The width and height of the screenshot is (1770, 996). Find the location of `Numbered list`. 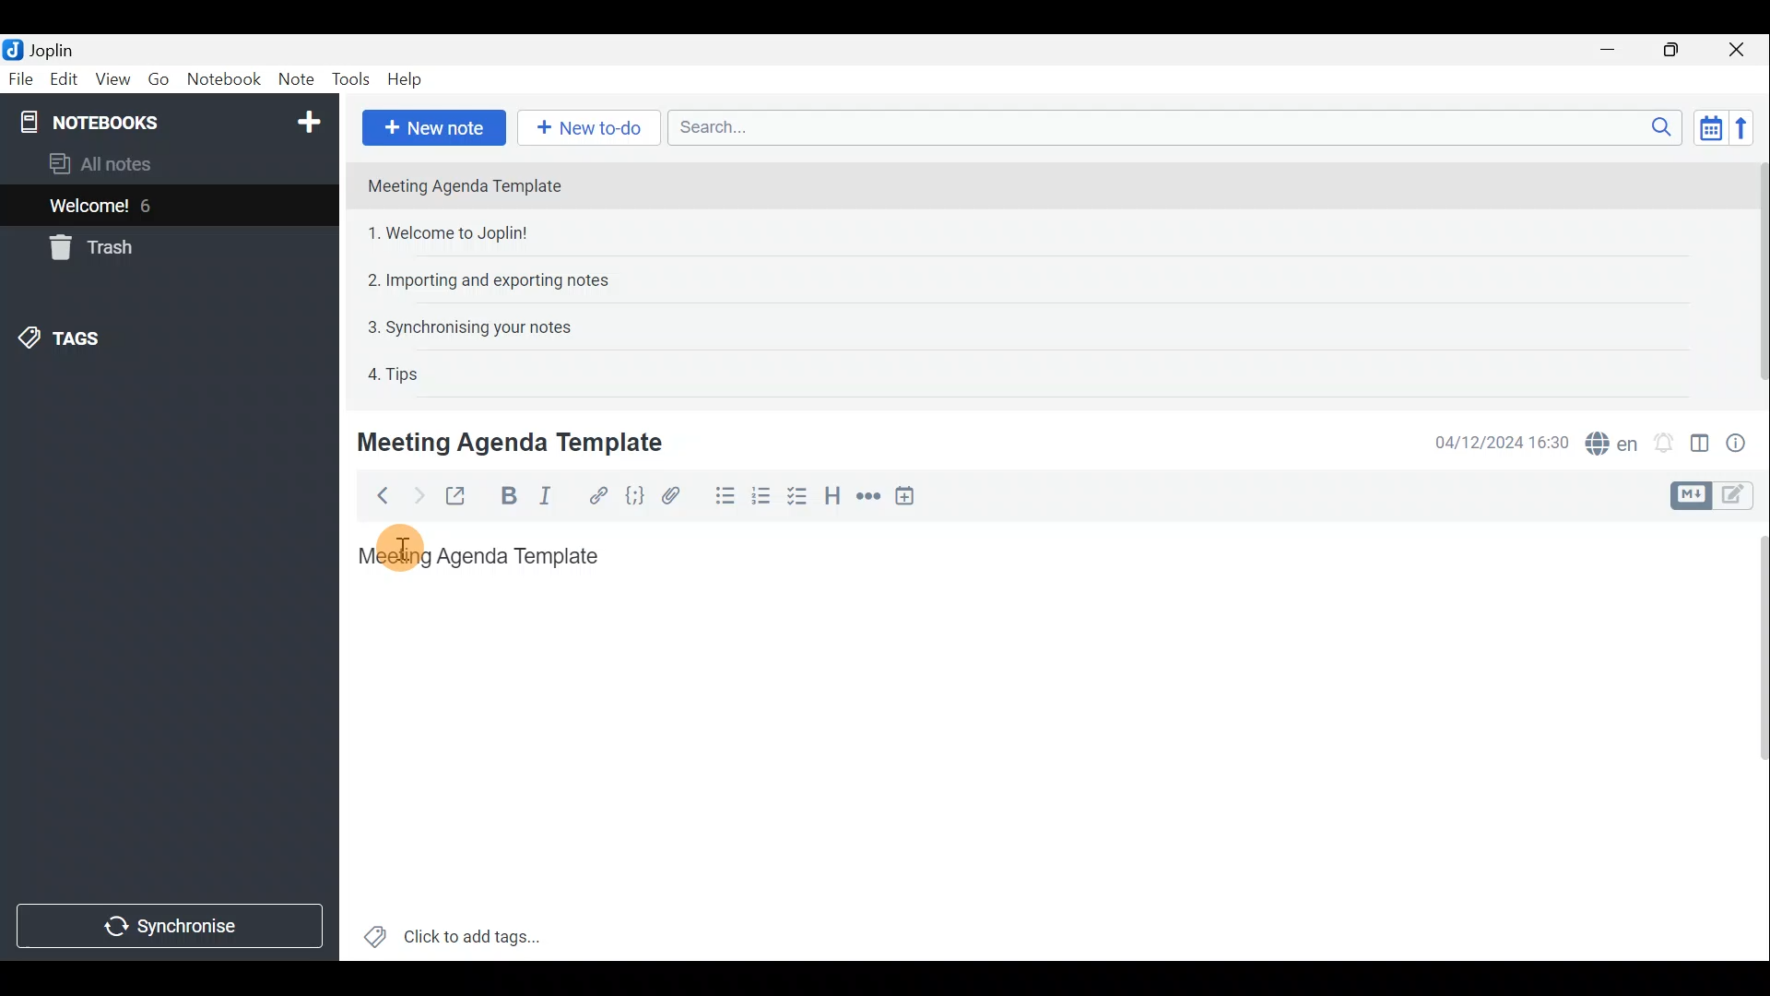

Numbered list is located at coordinates (761, 499).